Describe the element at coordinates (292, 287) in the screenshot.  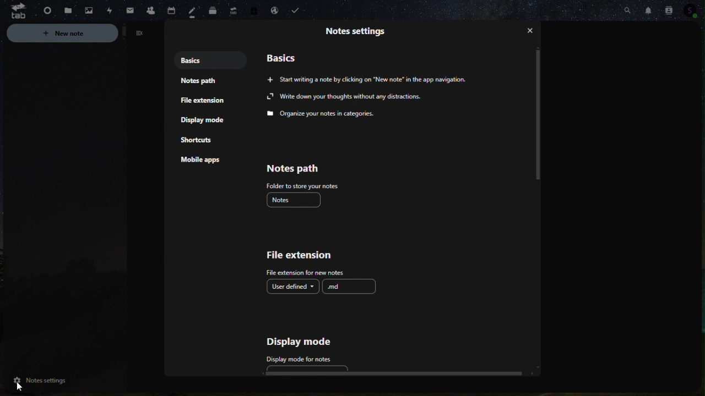
I see `user defined` at that location.